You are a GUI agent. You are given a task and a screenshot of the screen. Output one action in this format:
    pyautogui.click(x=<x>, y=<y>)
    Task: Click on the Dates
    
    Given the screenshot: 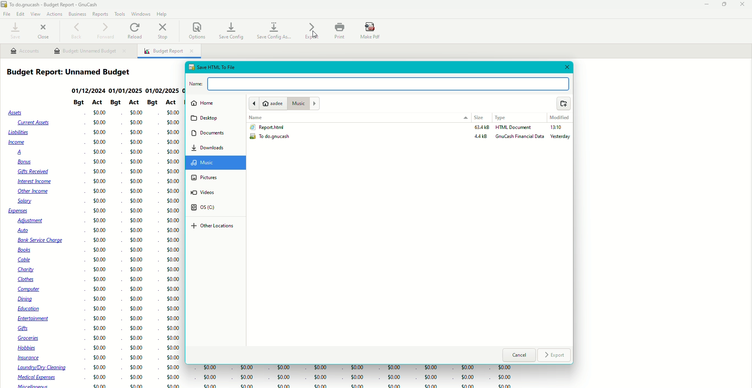 What is the action you would take?
    pyautogui.click(x=126, y=90)
    